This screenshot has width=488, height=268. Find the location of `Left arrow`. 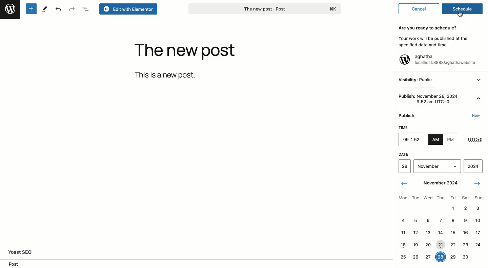

Left arrow is located at coordinates (404, 184).